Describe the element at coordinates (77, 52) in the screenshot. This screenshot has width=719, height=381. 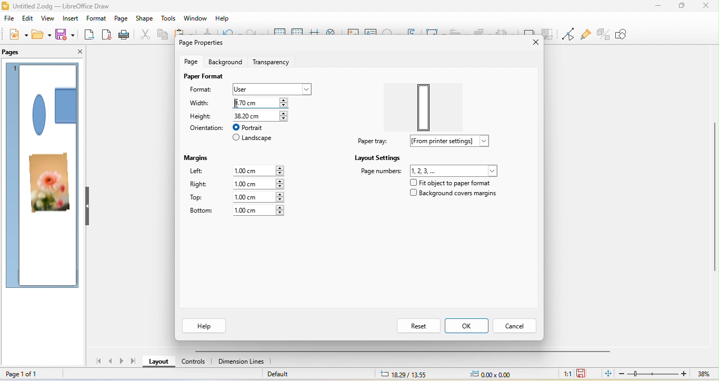
I see `close` at that location.